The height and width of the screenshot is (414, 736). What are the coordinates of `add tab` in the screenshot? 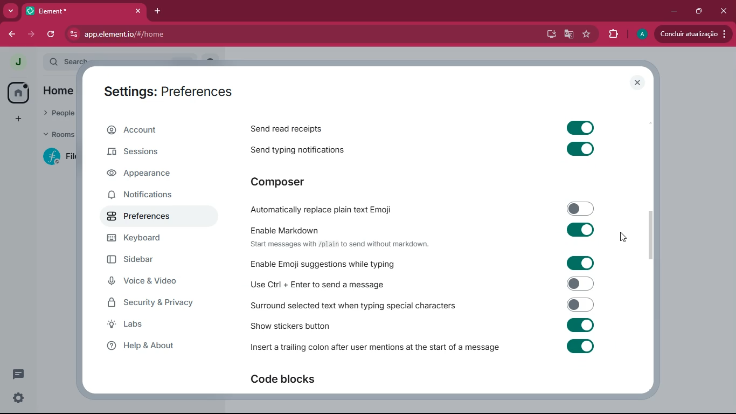 It's located at (158, 11).